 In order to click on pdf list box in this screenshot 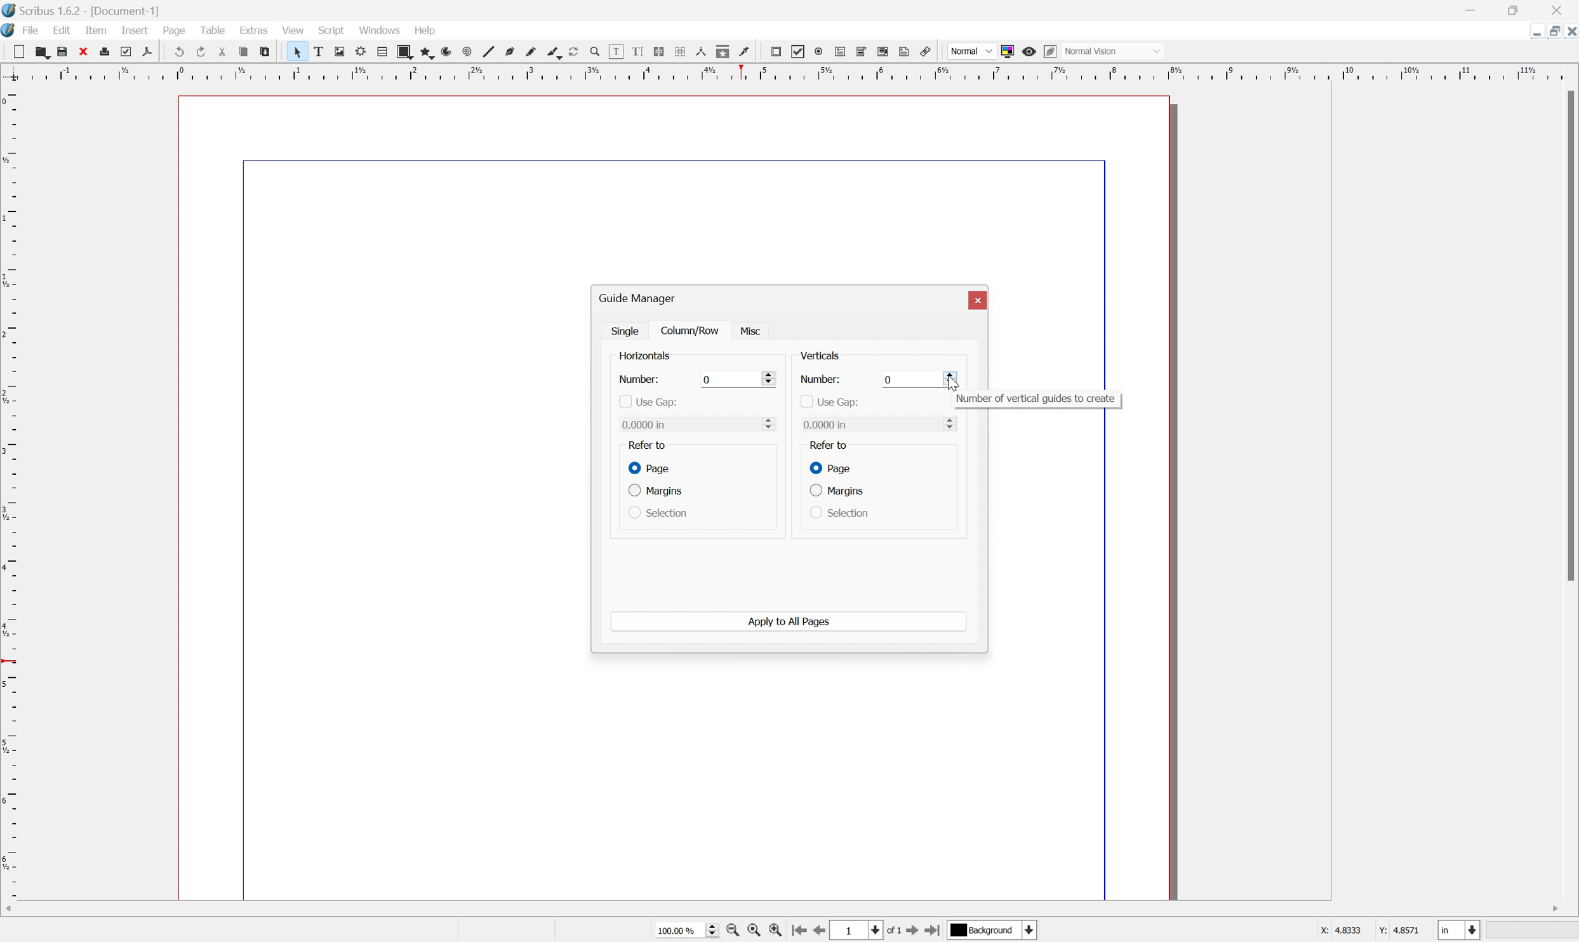, I will do `click(883, 51)`.